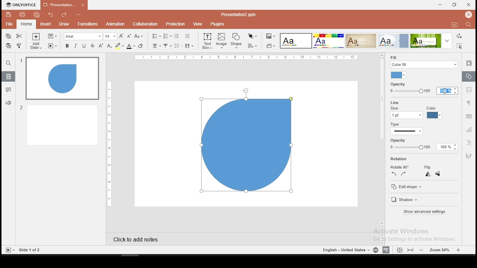 This screenshot has height=268, width=477. Describe the element at coordinates (36, 42) in the screenshot. I see `add slide` at that location.